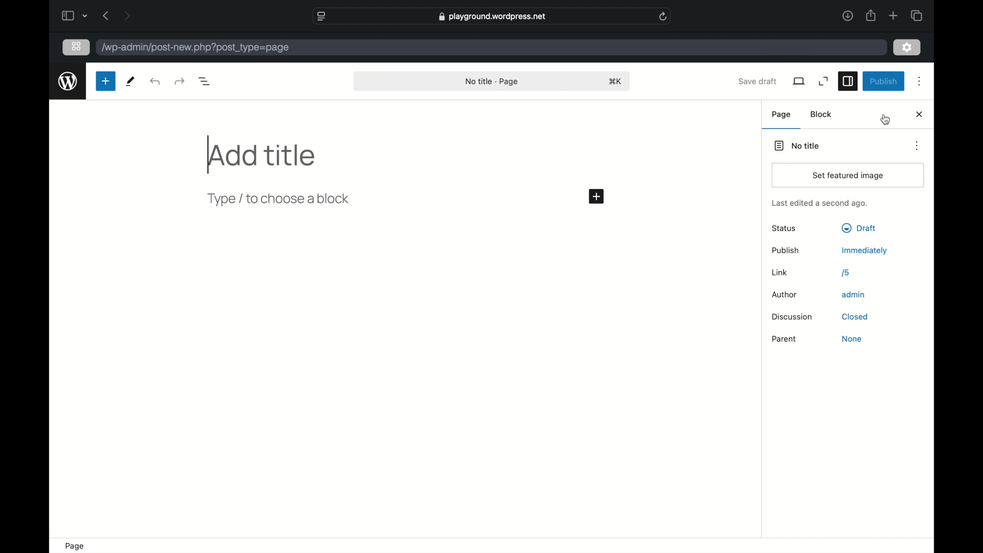 This screenshot has height=553, width=983. Describe the element at coordinates (786, 250) in the screenshot. I see `publish` at that location.